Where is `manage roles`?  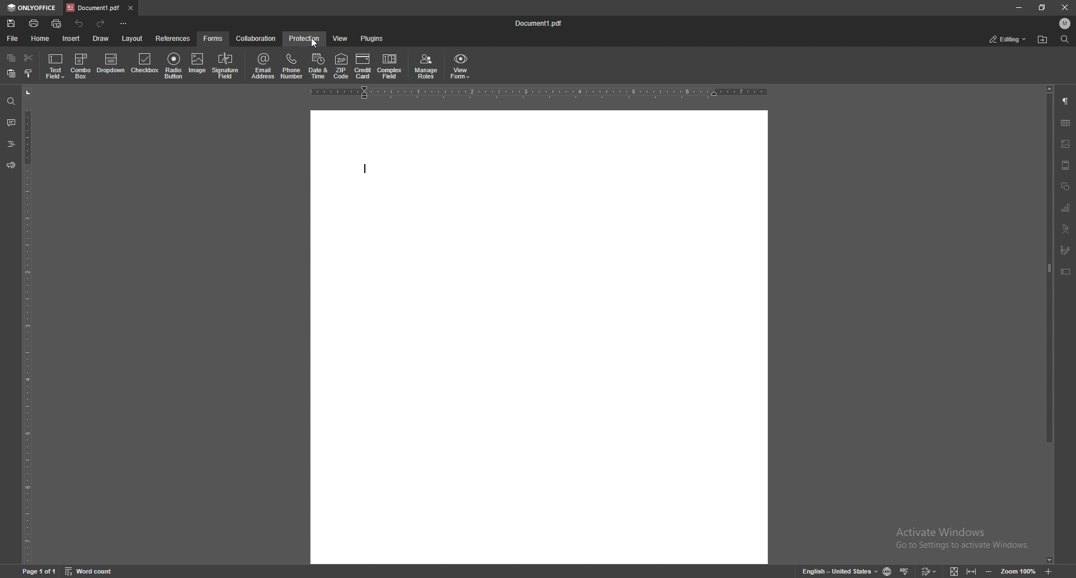 manage roles is located at coordinates (426, 66).